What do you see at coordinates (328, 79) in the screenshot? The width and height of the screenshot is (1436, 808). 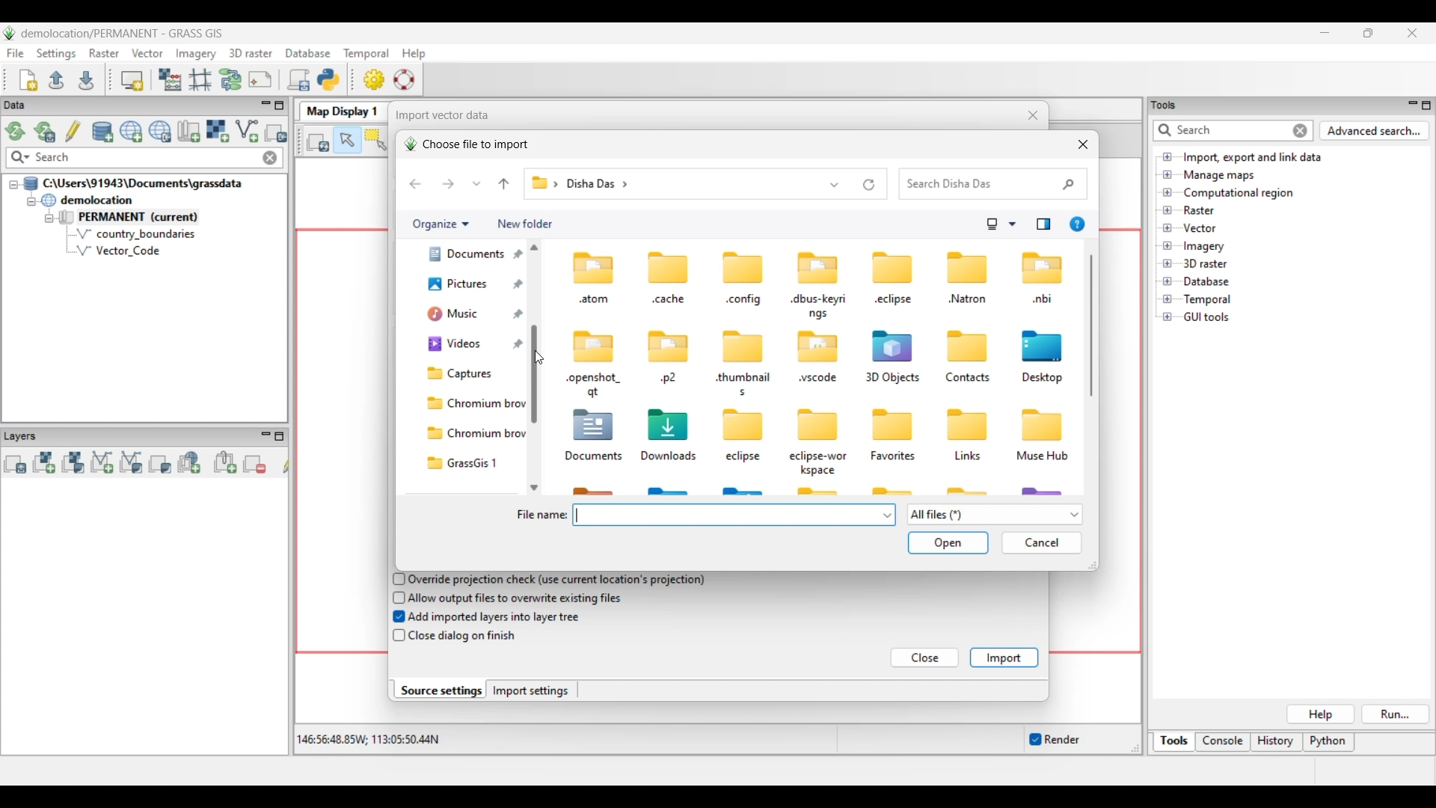 I see `Open a simple python code editor` at bounding box center [328, 79].